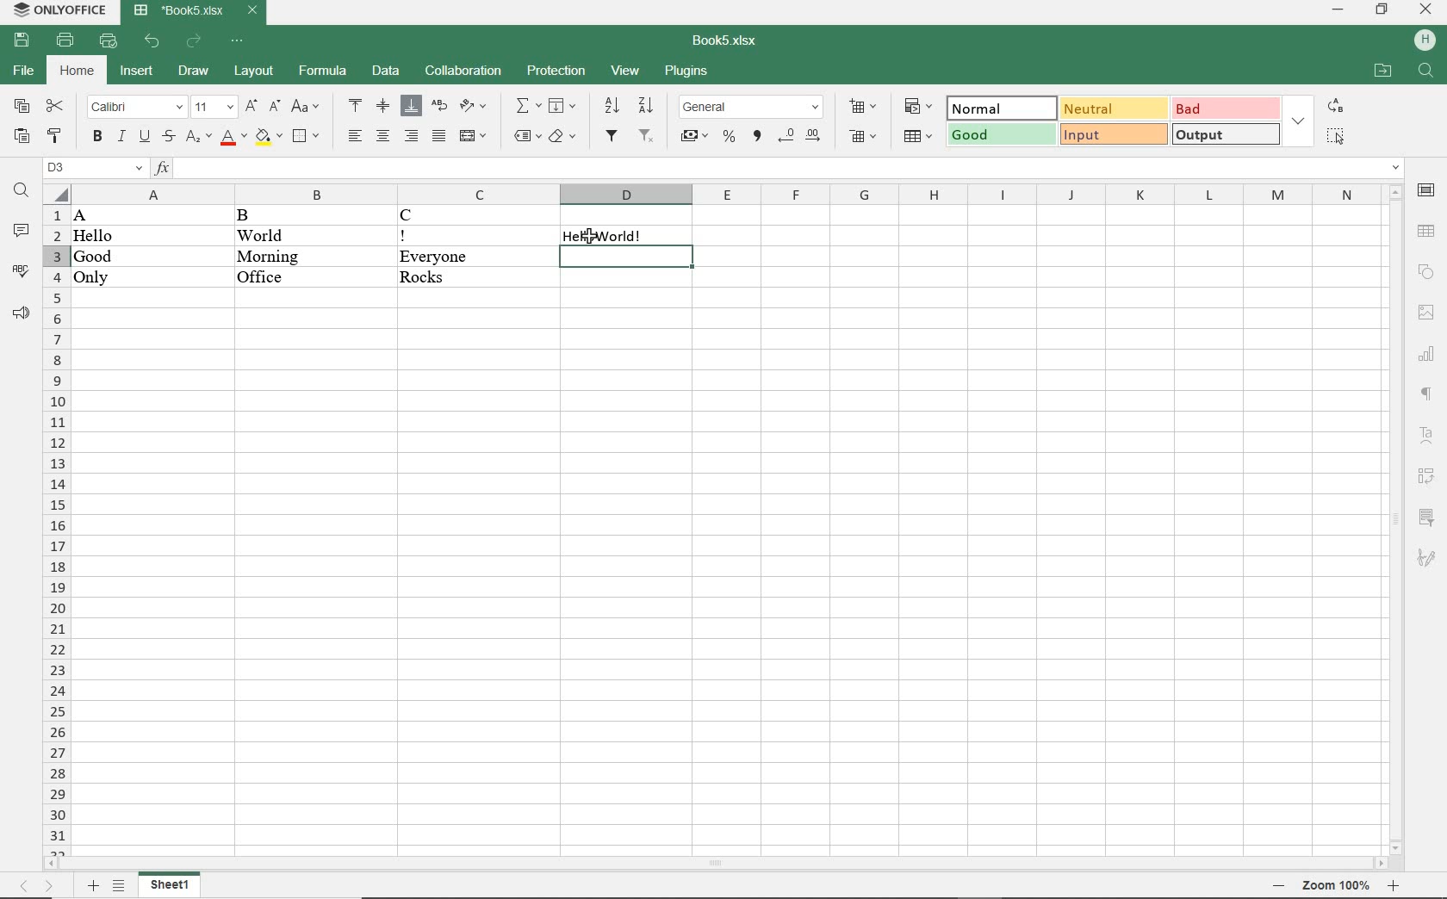 Image resolution: width=1447 pixels, height=899 pixels. Describe the element at coordinates (1426, 395) in the screenshot. I see `PARAGRAPH SETTINGS` at that location.